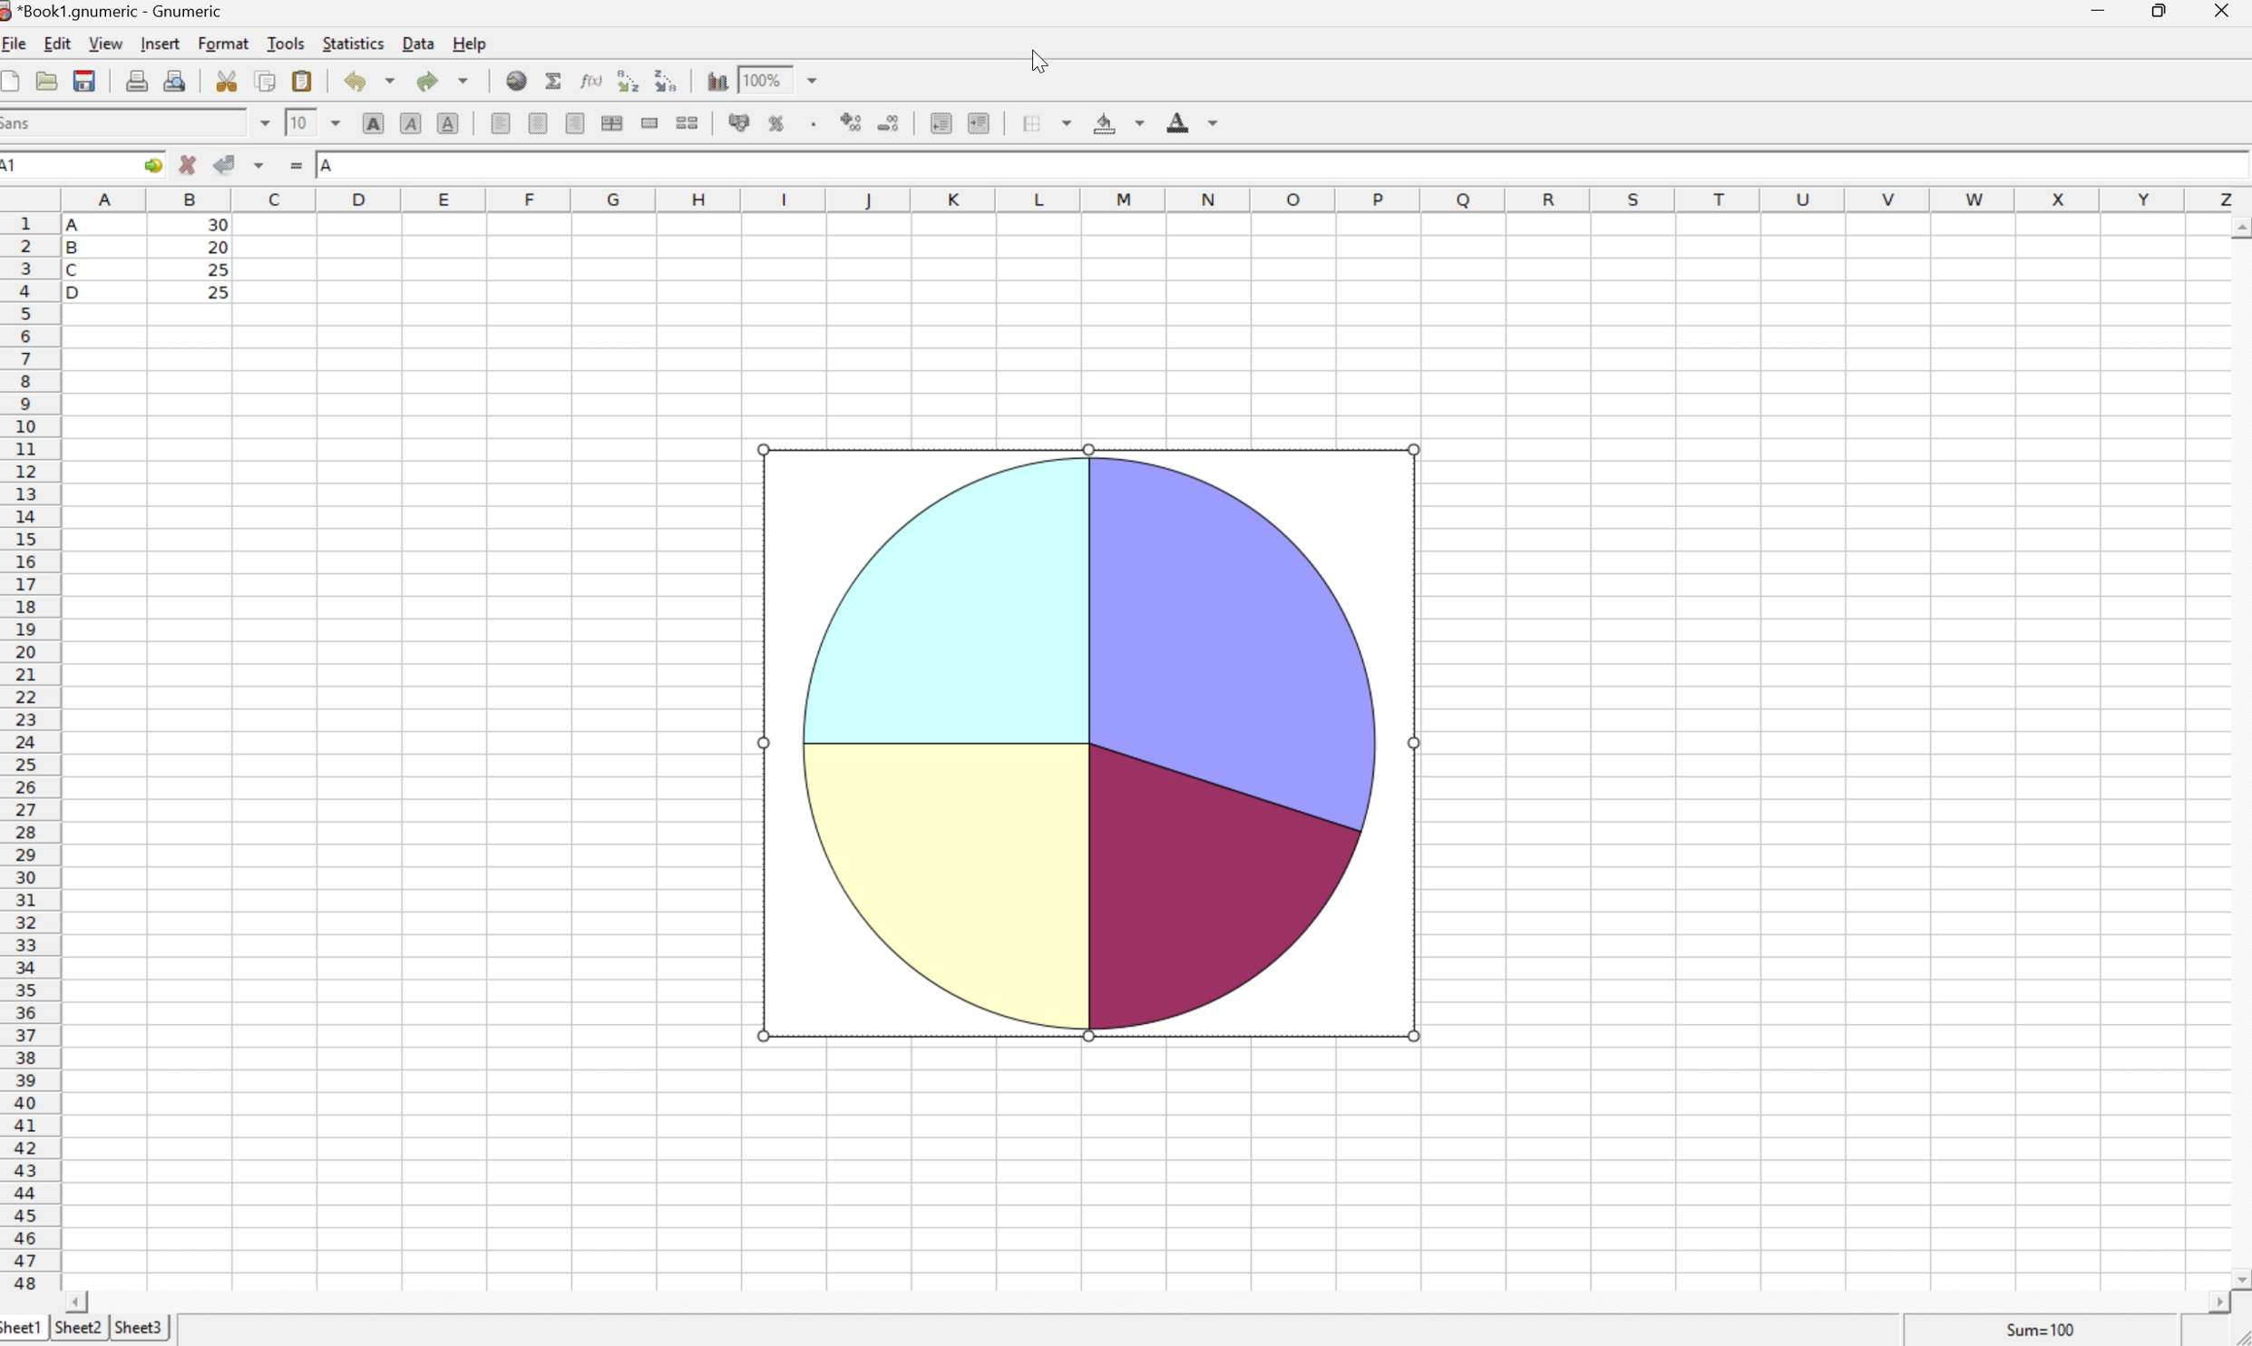  Describe the element at coordinates (336, 122) in the screenshot. I see `Drop Down` at that location.